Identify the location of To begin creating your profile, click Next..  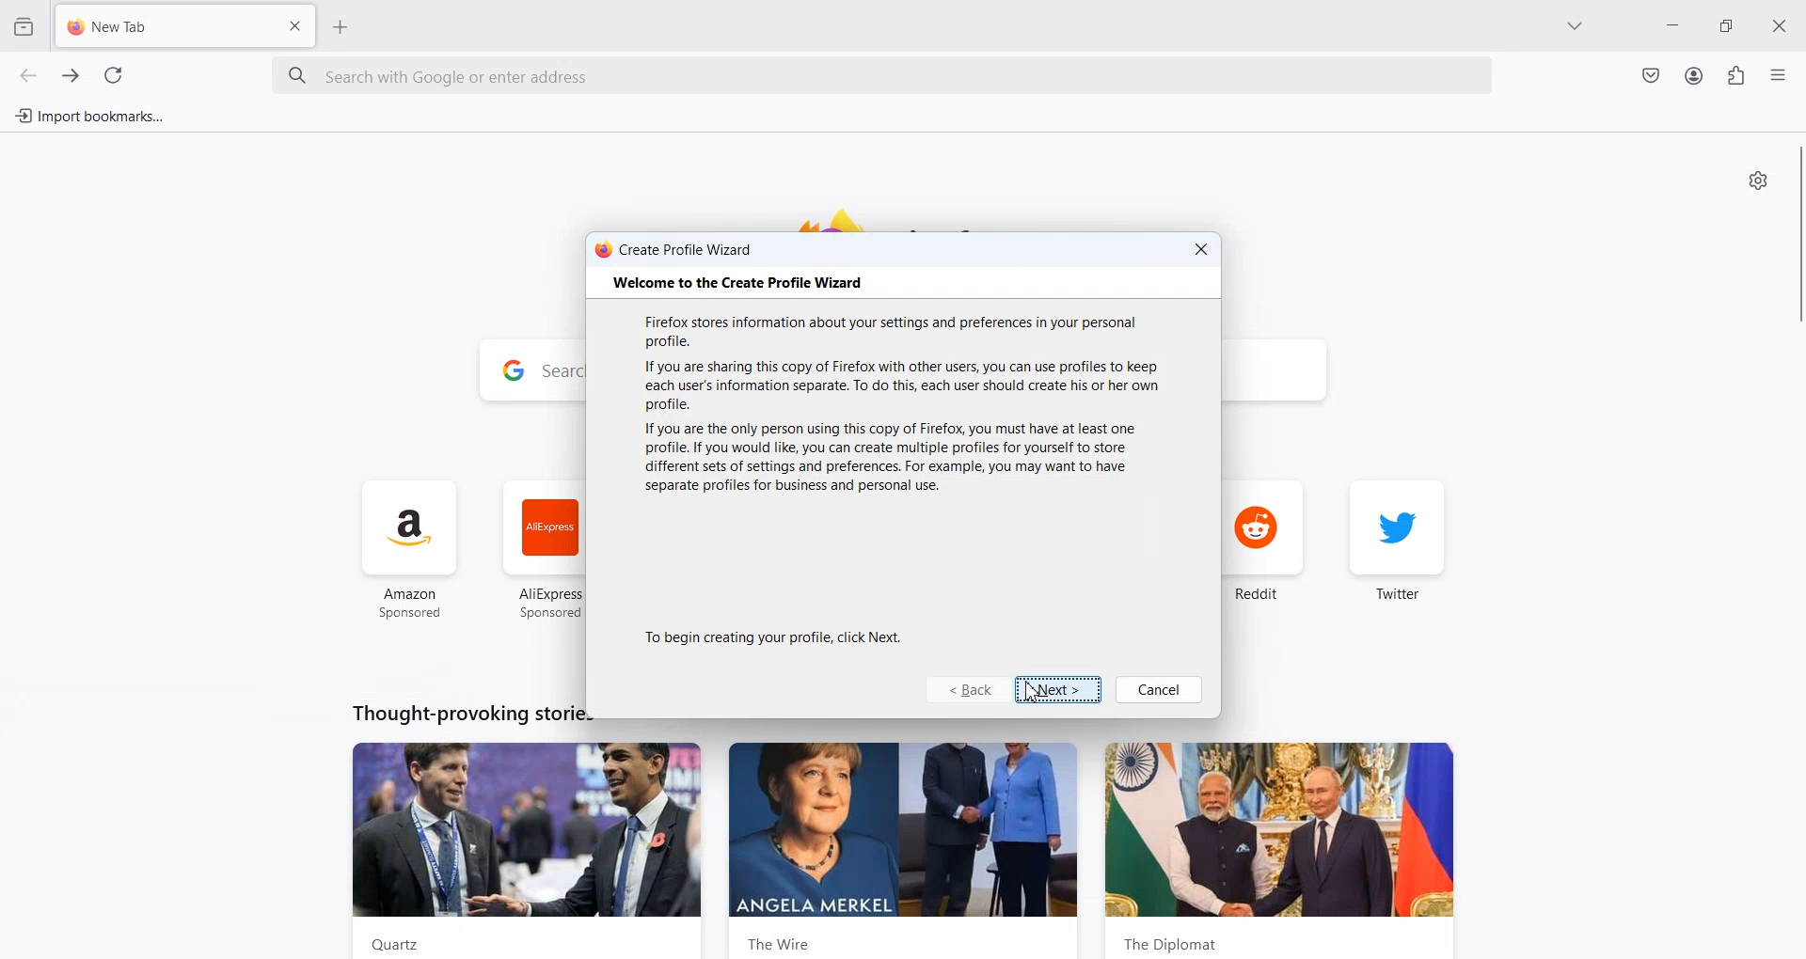
(768, 639).